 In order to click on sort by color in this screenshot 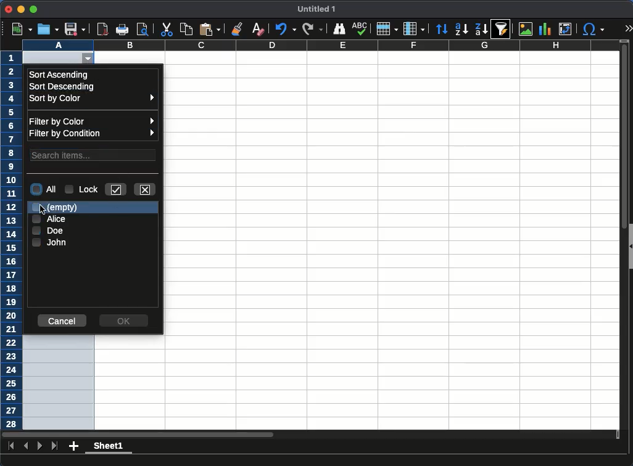, I will do `click(94, 99)`.